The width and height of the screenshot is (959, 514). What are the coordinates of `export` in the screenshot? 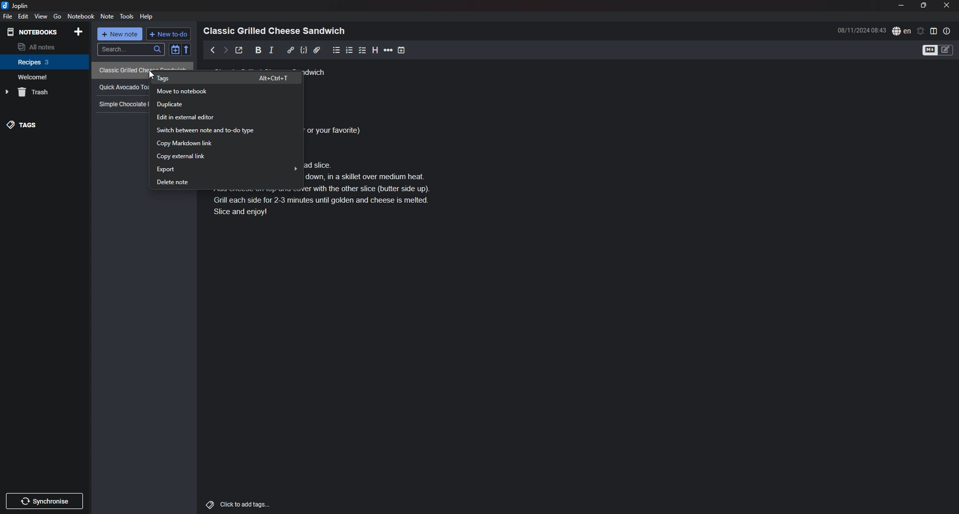 It's located at (227, 169).